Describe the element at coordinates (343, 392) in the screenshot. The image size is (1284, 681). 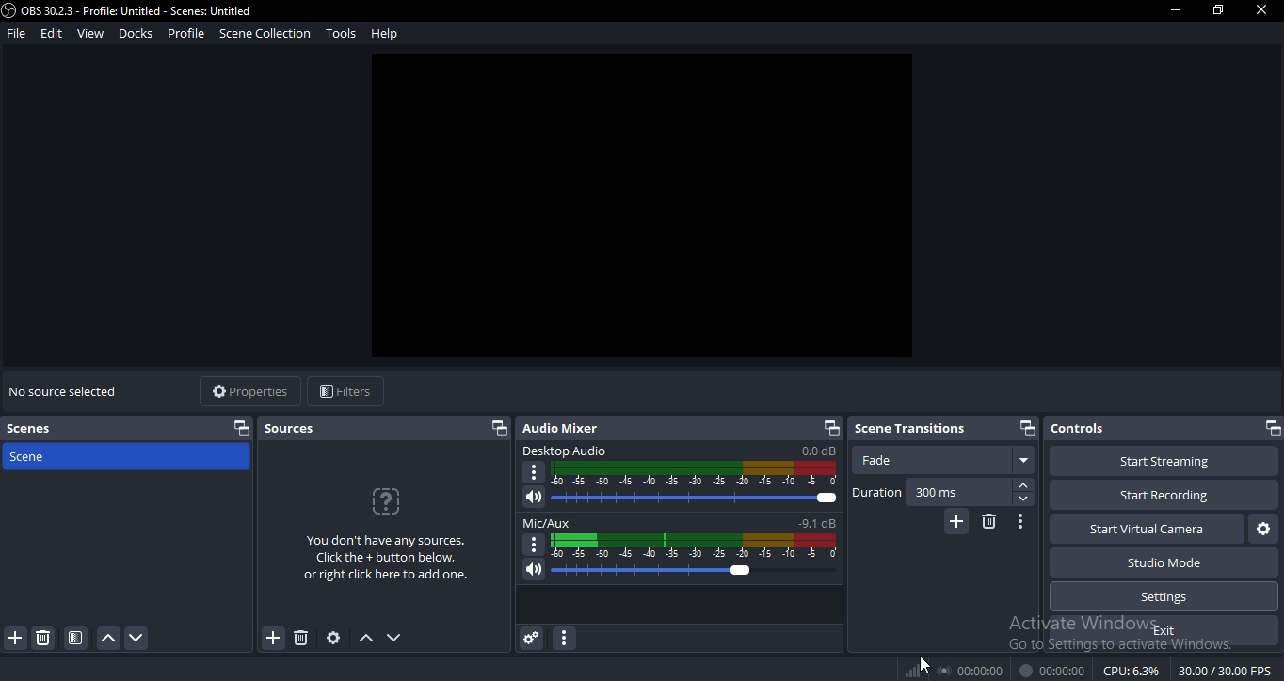
I see `filters` at that location.